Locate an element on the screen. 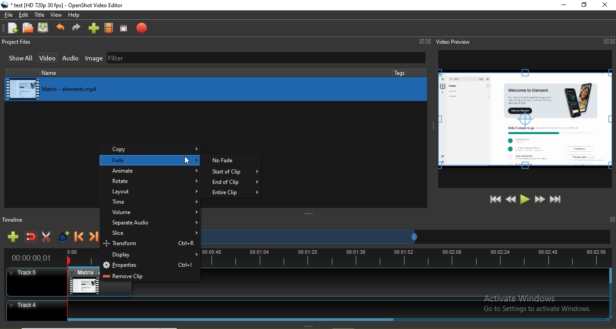  Vertical Scroll bar  is located at coordinates (612, 294).